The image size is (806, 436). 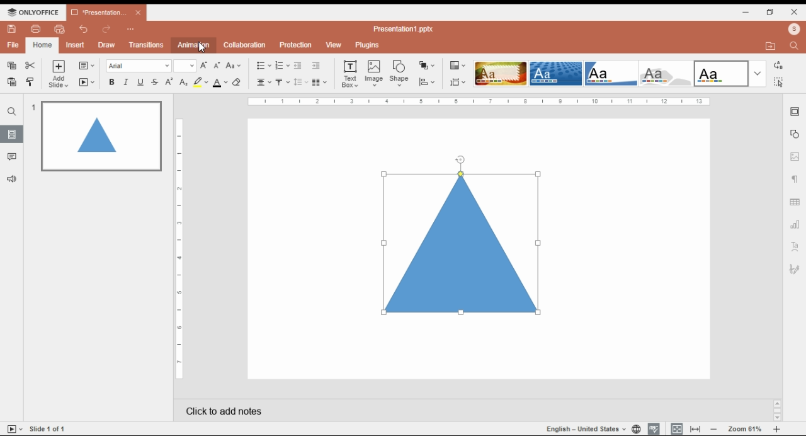 I want to click on replace, so click(x=778, y=65).